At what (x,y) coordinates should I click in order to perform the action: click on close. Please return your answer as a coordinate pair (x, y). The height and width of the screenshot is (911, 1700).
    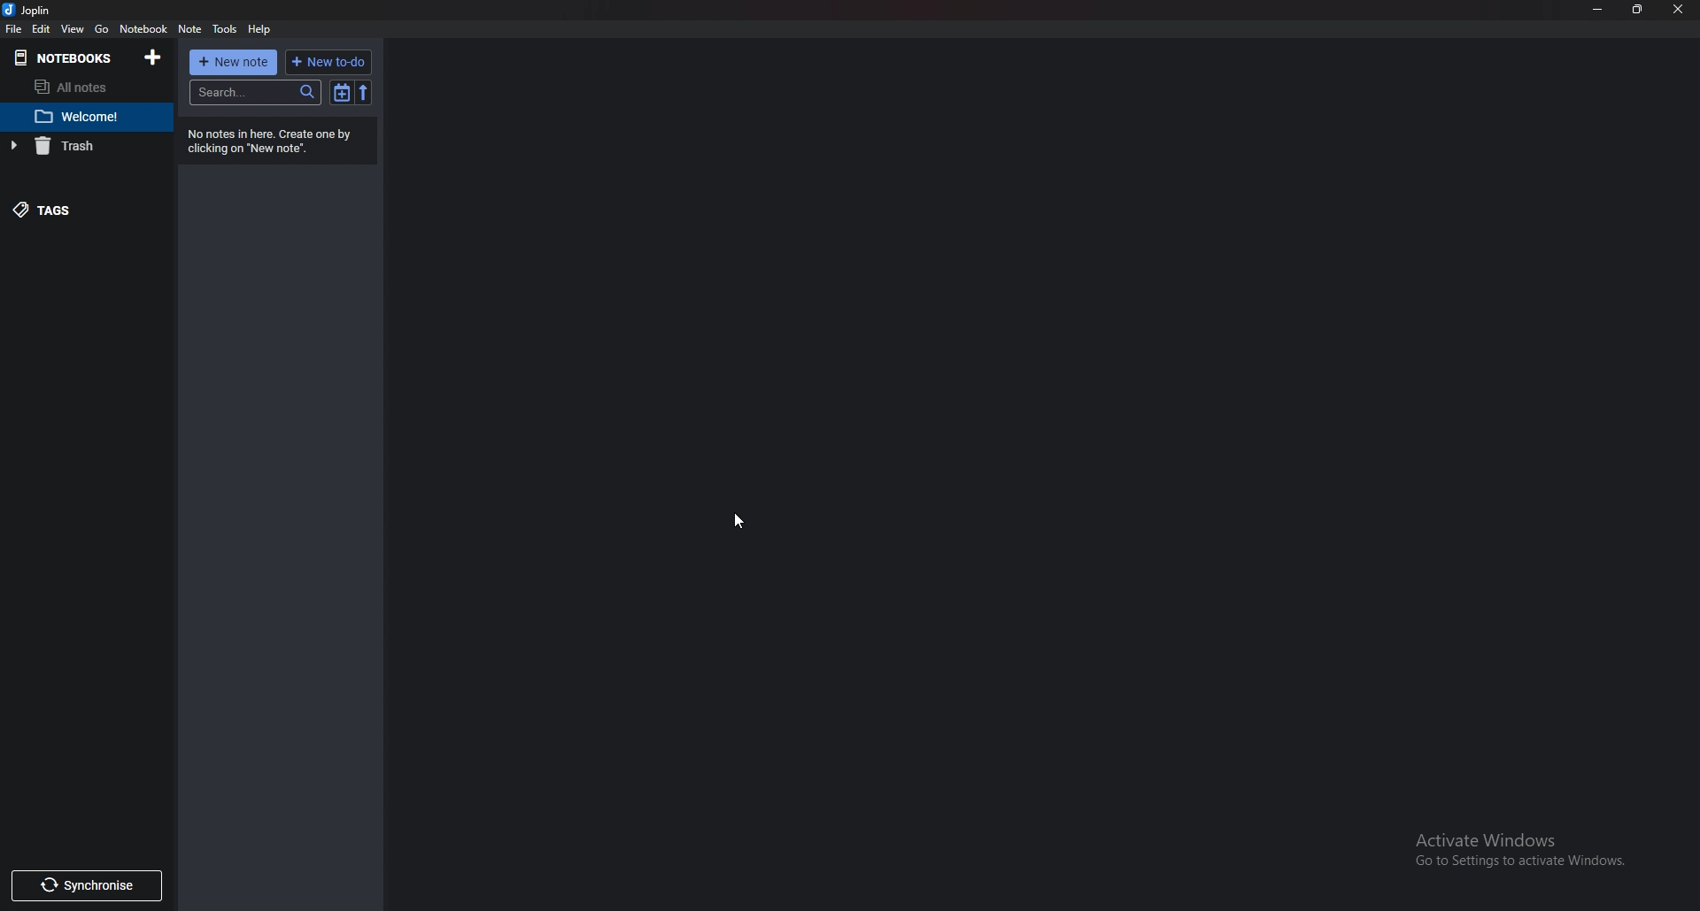
    Looking at the image, I should click on (1679, 9).